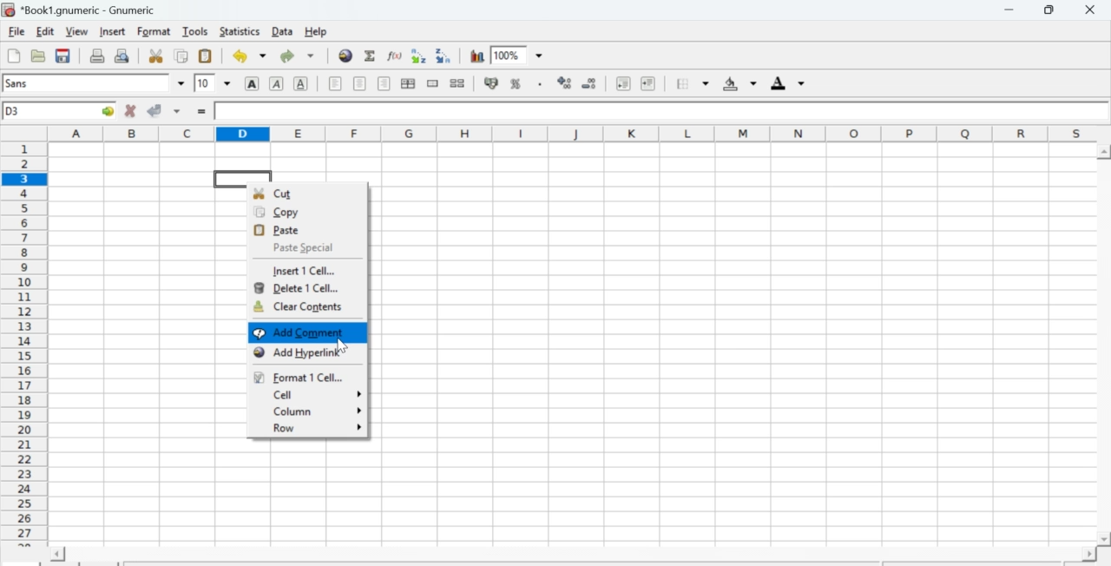 The width and height of the screenshot is (1111, 566). What do you see at coordinates (61, 111) in the screenshot?
I see `Active cell` at bounding box center [61, 111].